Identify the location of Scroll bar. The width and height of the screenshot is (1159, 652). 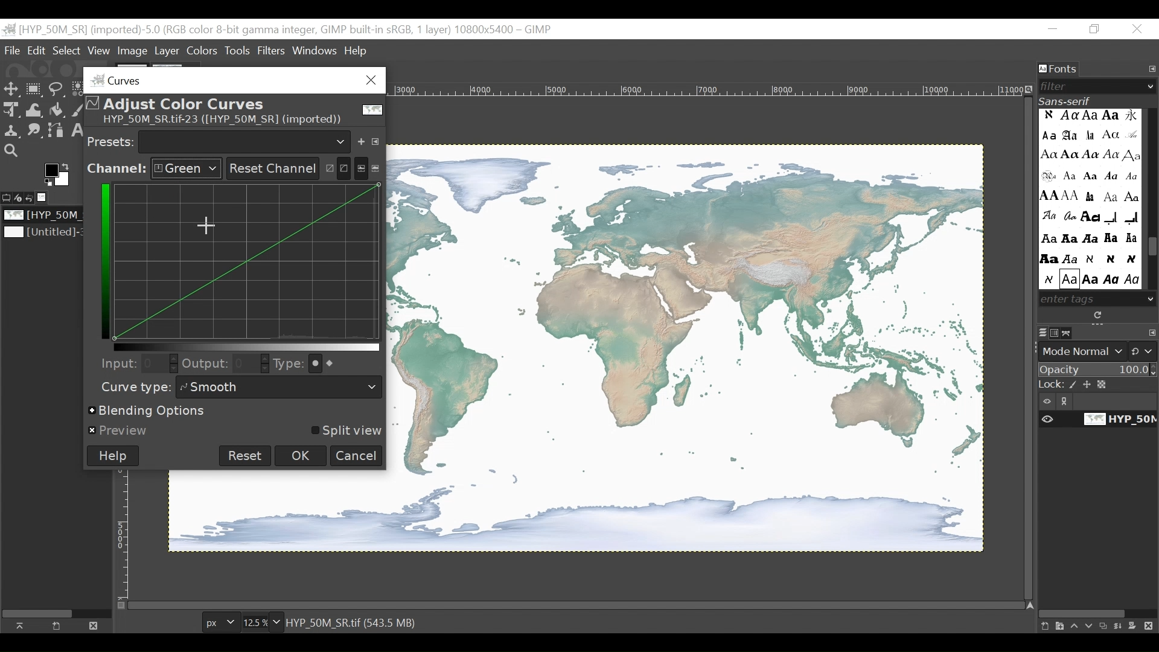
(1152, 249).